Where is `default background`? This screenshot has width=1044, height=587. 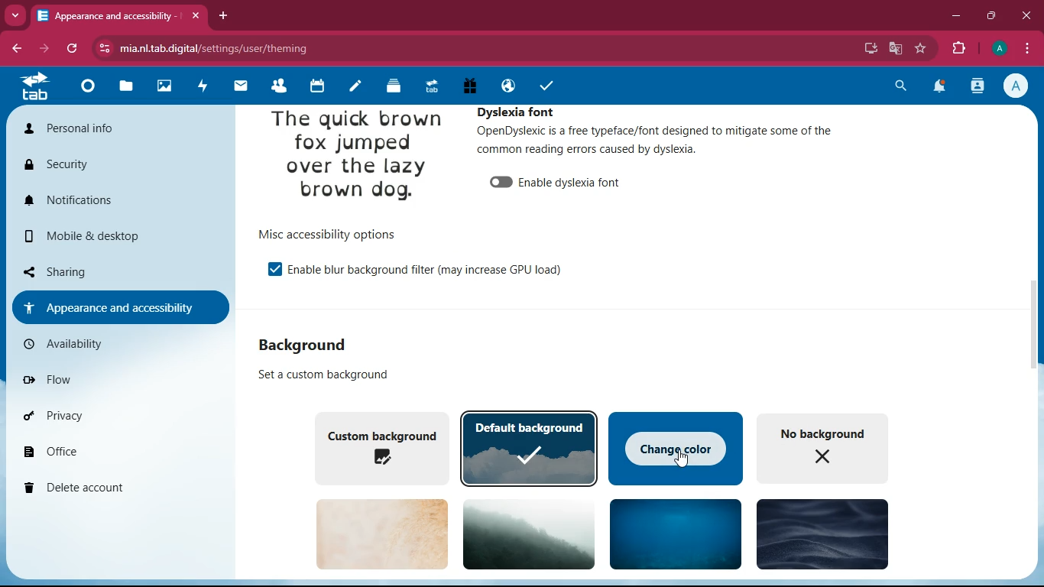 default background is located at coordinates (530, 448).